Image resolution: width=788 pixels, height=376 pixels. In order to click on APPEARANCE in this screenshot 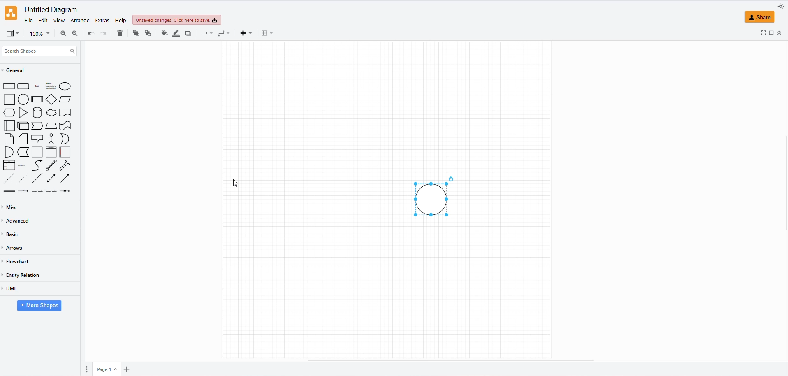, I will do `click(781, 6)`.